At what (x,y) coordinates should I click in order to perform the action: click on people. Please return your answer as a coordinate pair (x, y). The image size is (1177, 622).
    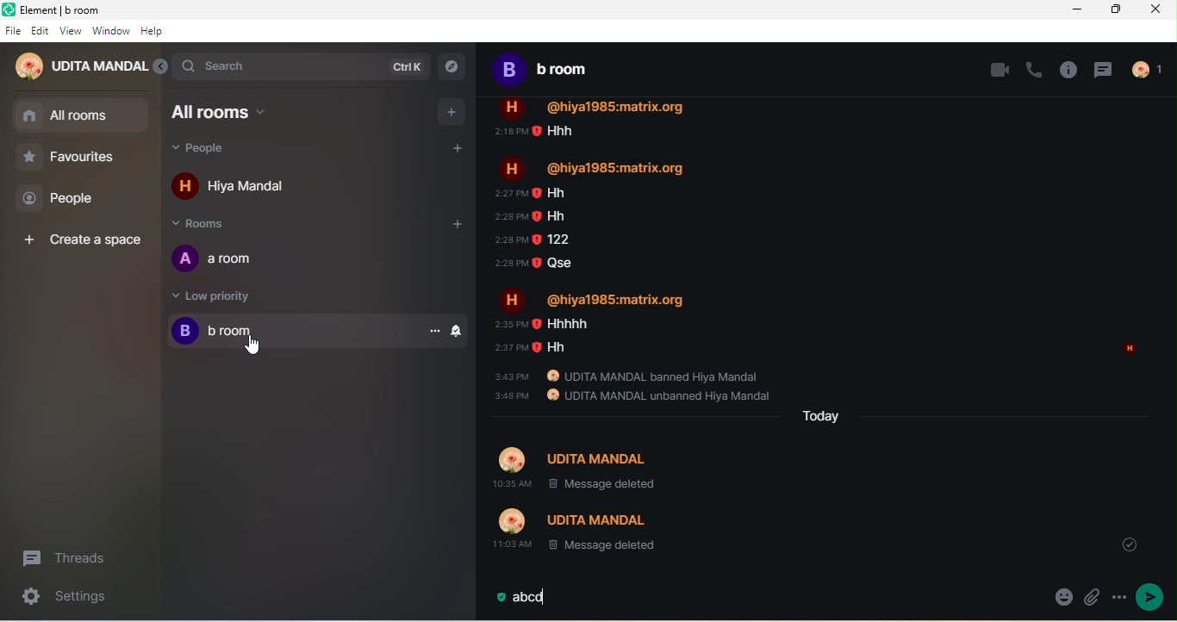
    Looking at the image, I should click on (65, 201).